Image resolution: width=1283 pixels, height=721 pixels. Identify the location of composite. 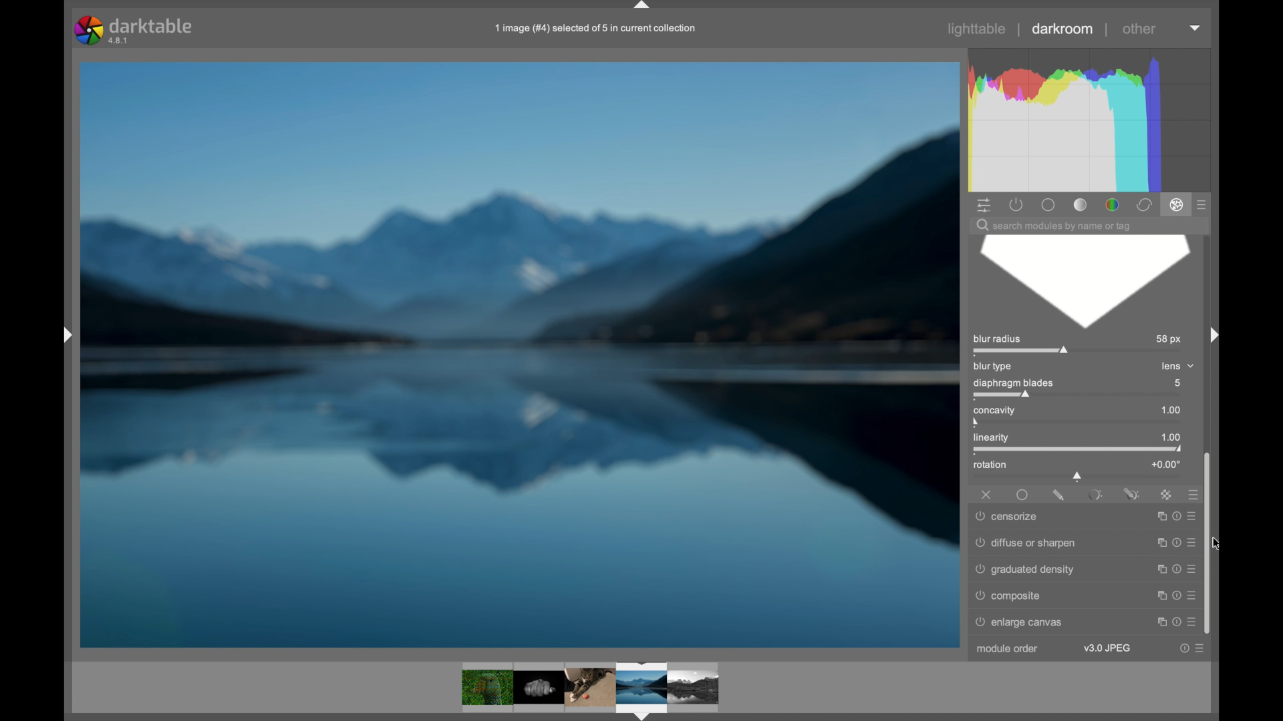
(1009, 596).